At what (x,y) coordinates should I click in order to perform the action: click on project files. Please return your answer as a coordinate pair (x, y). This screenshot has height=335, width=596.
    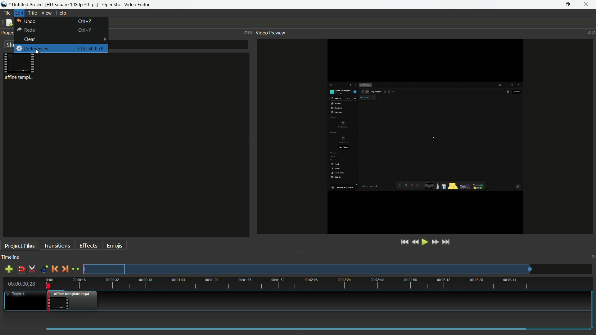
    Looking at the image, I should click on (8, 32).